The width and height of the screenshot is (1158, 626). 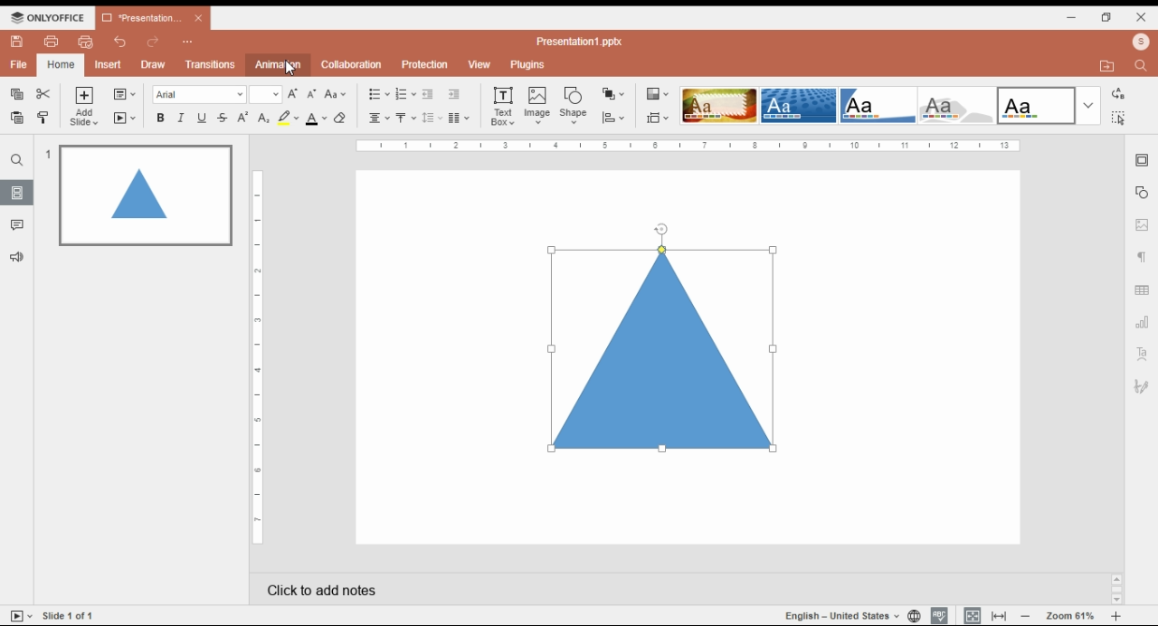 What do you see at coordinates (294, 92) in the screenshot?
I see `increment font size` at bounding box center [294, 92].